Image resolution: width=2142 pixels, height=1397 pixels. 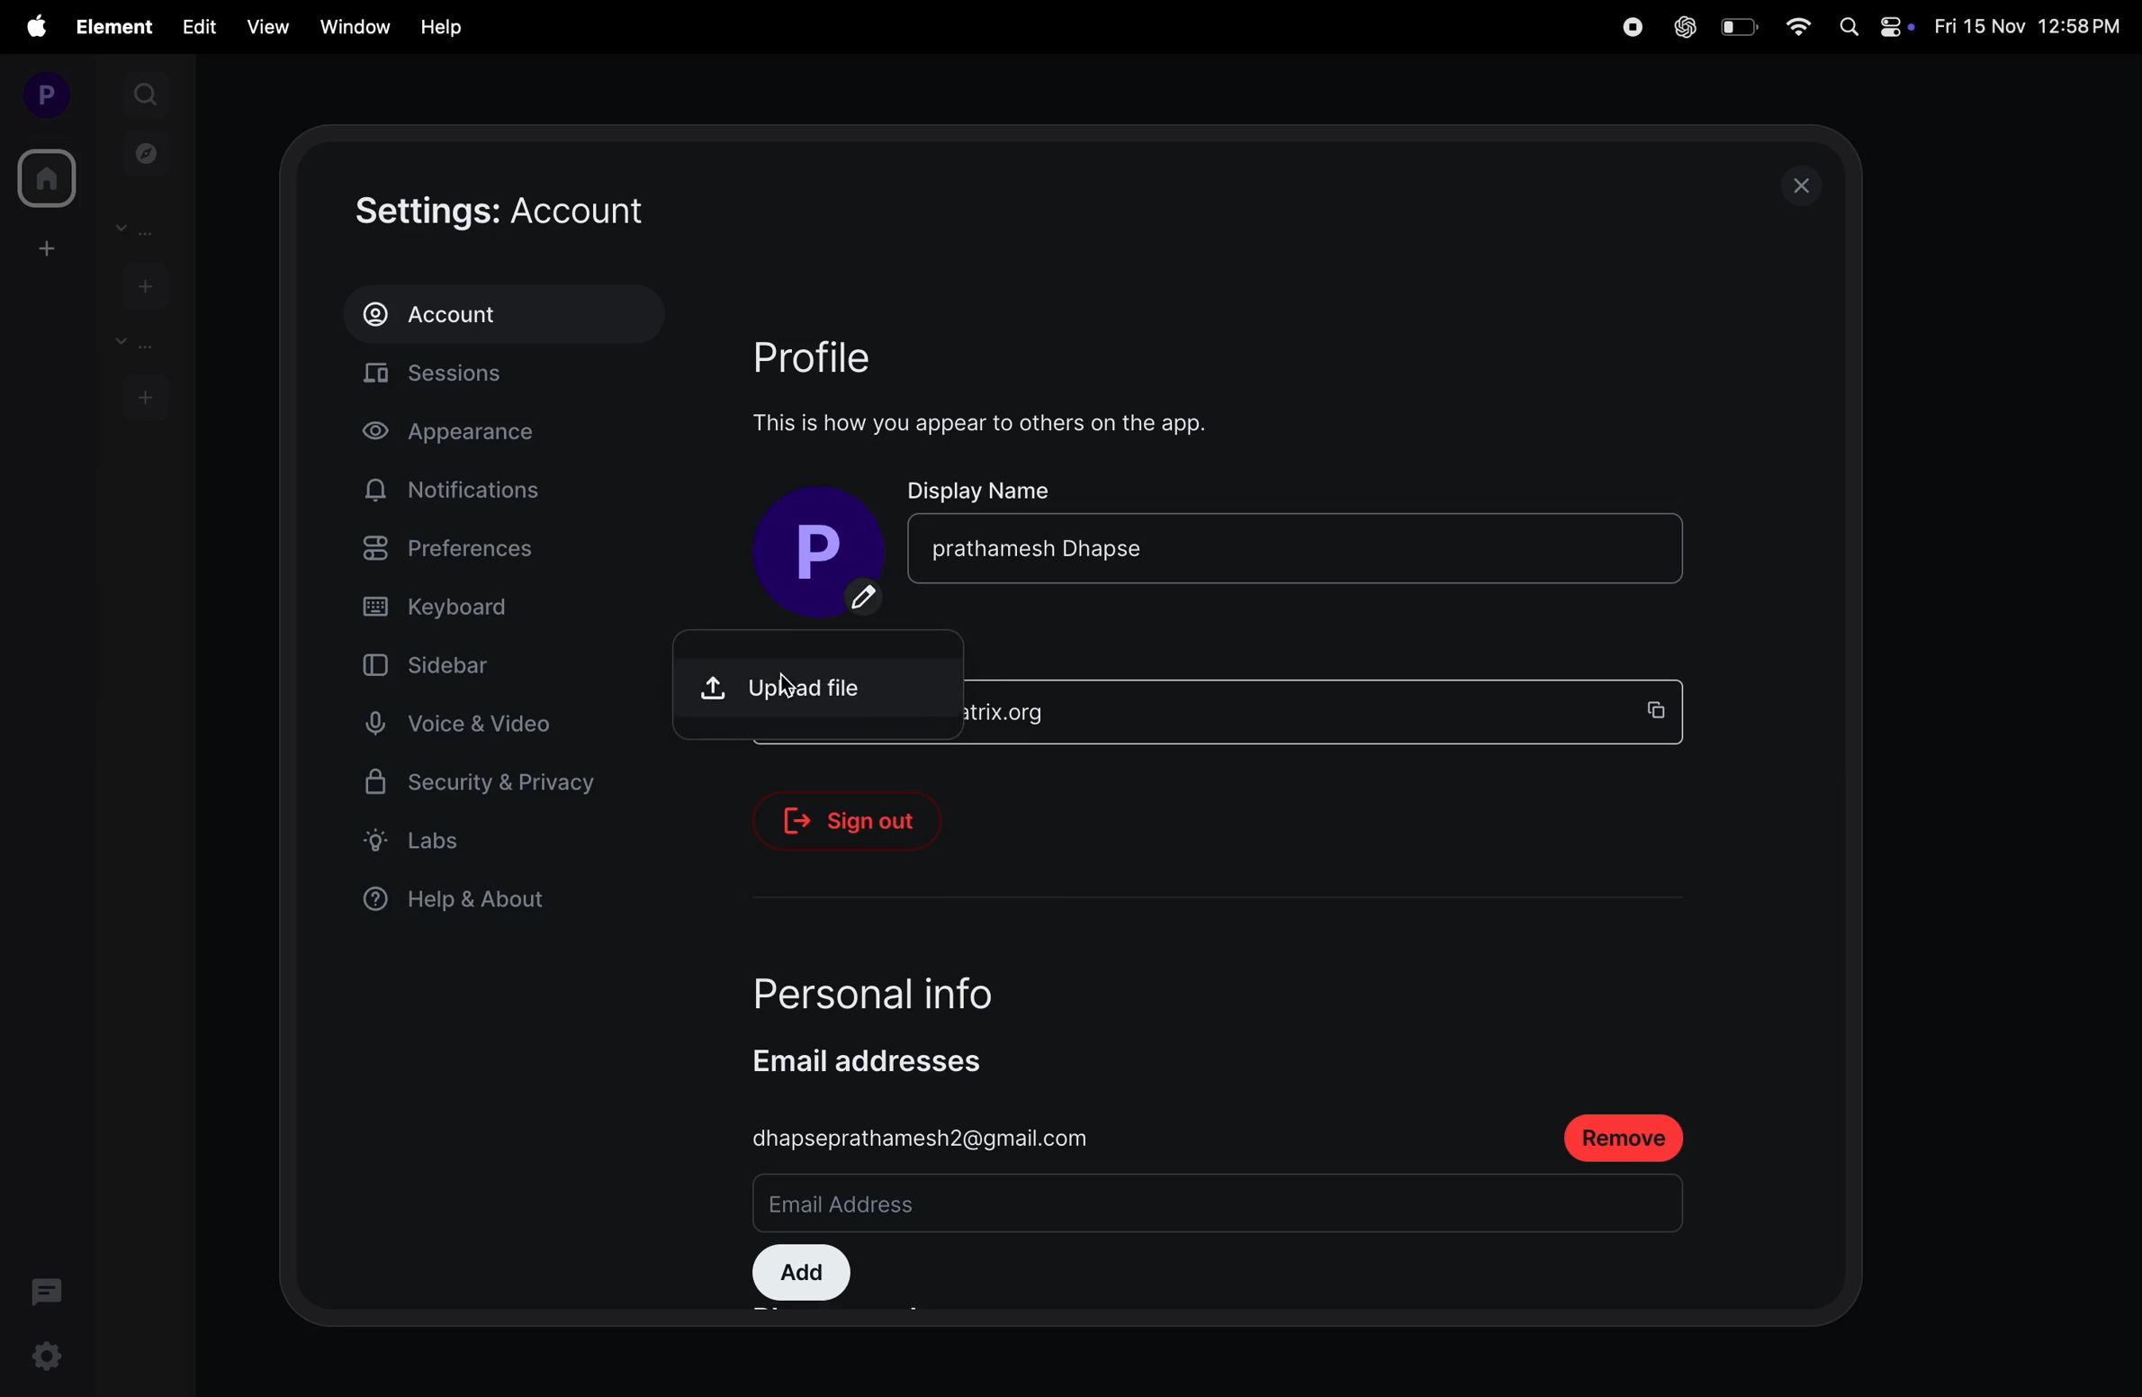 I want to click on window, so click(x=351, y=24).